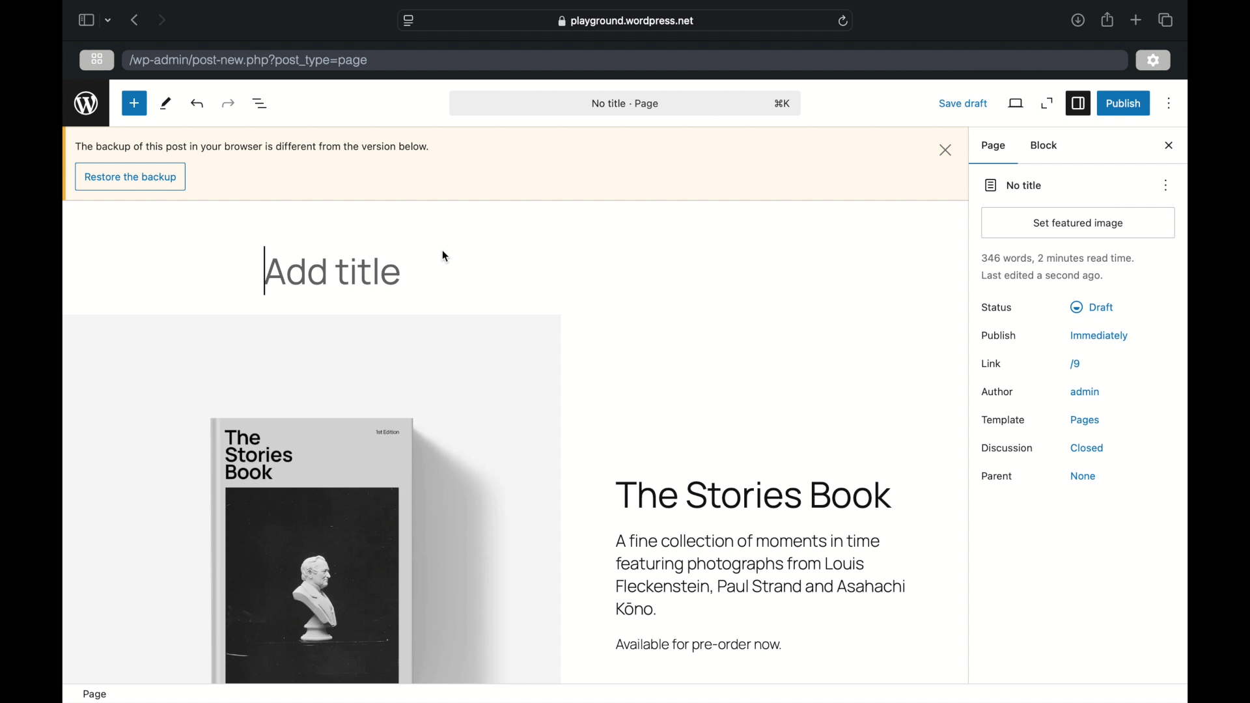  Describe the element at coordinates (965, 103) in the screenshot. I see `save draft` at that location.